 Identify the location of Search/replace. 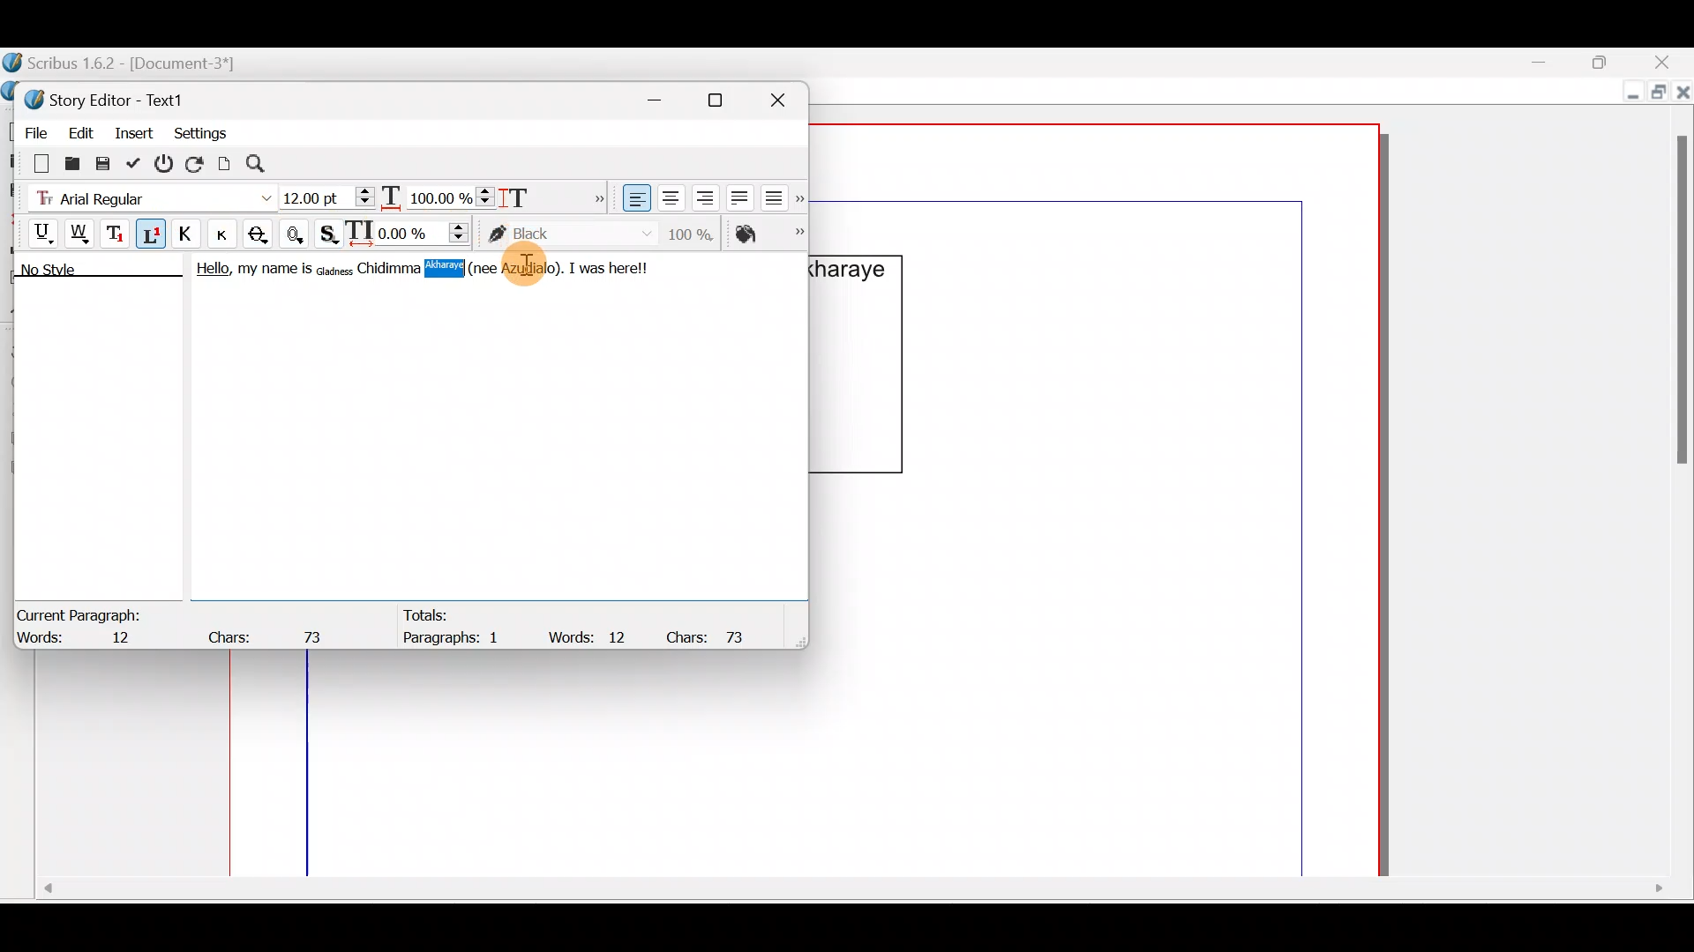
(266, 164).